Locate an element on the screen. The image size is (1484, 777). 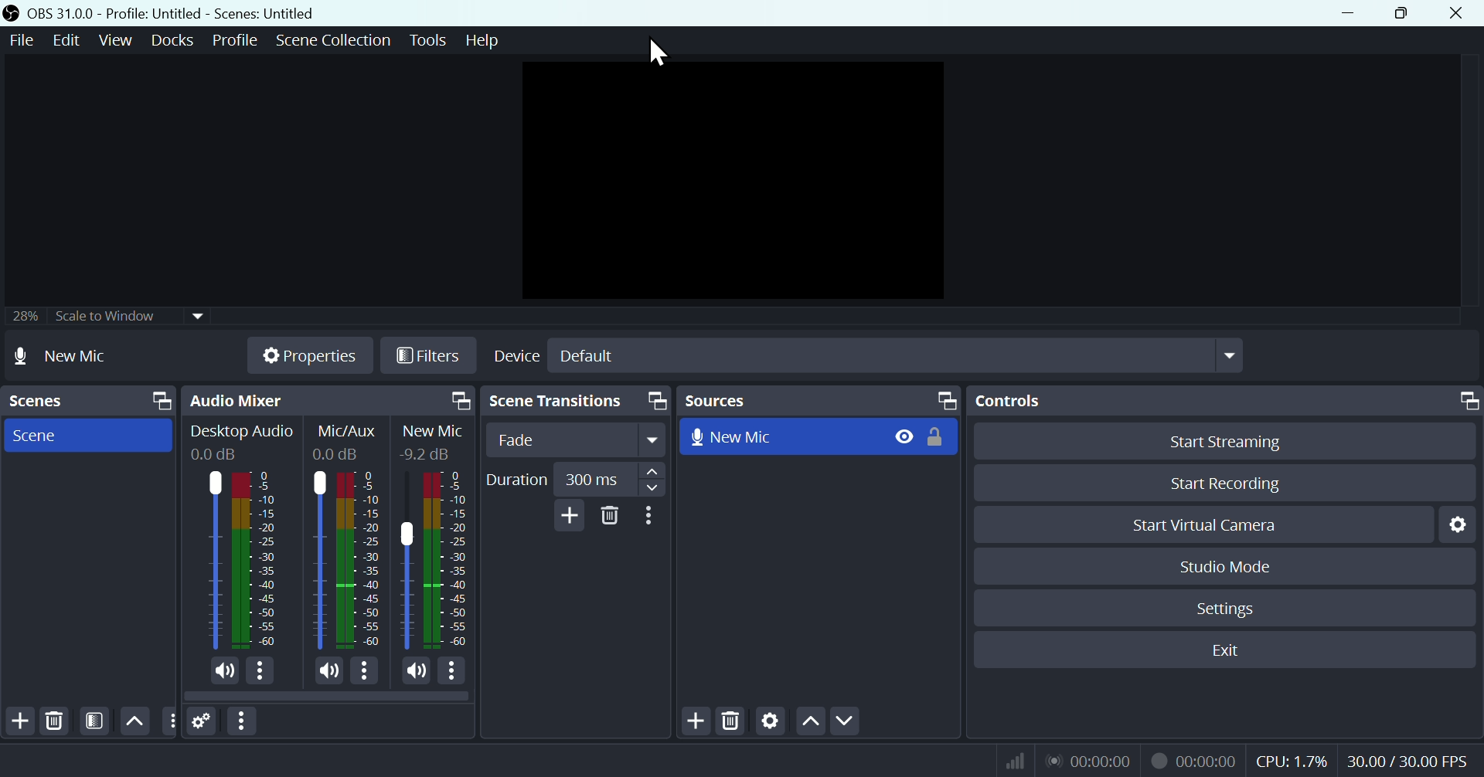
Frame Per Second is located at coordinates (1407, 762).